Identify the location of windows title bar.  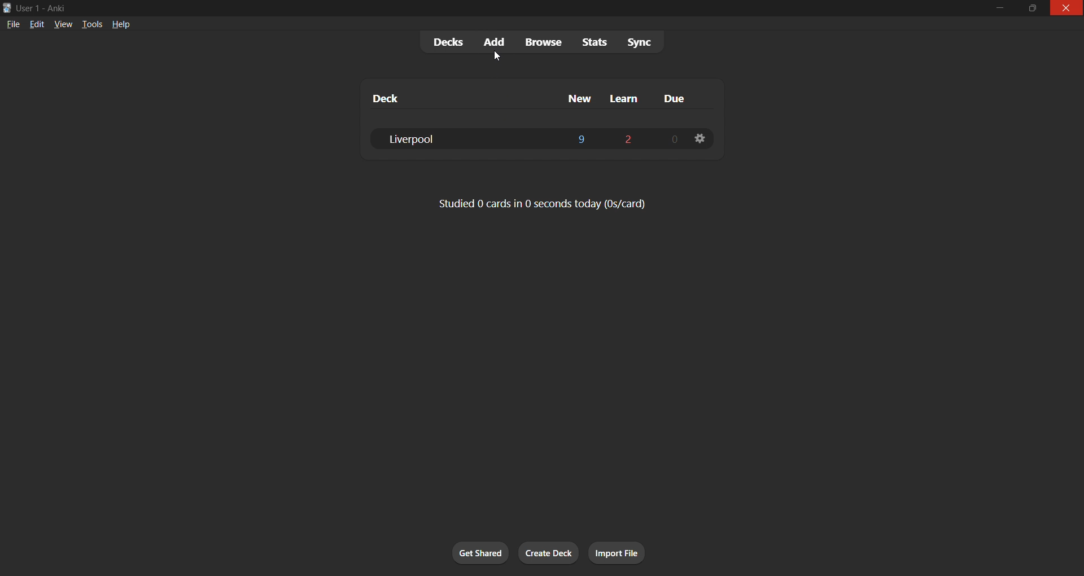
(473, 8).